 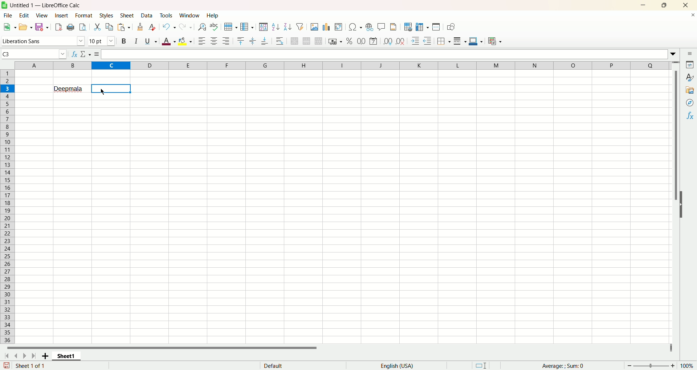 What do you see at coordinates (460, 41) in the screenshot?
I see `Border style` at bounding box center [460, 41].